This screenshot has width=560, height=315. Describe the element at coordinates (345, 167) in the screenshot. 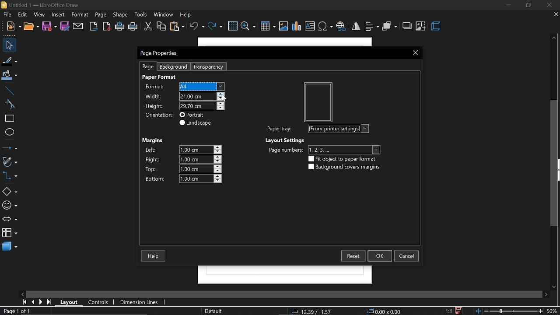

I see `background covers margin` at that location.